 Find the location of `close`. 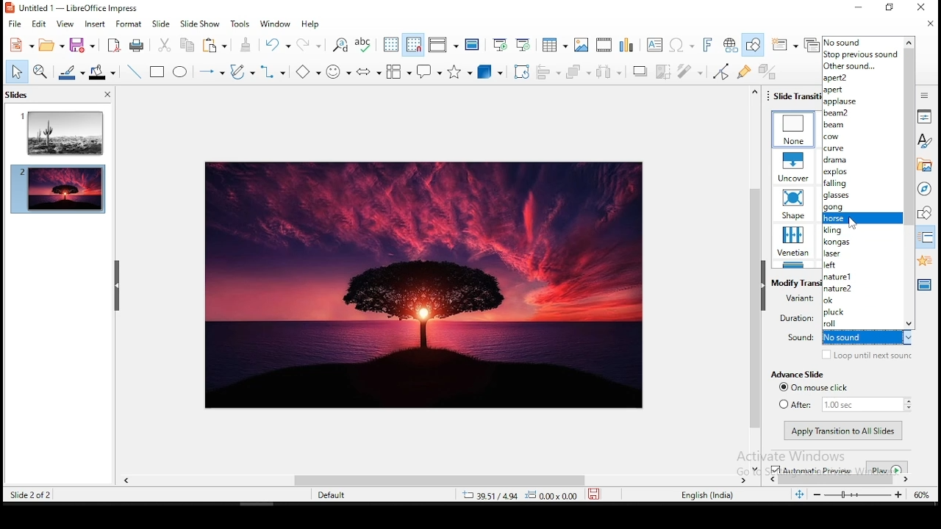

close is located at coordinates (107, 94).